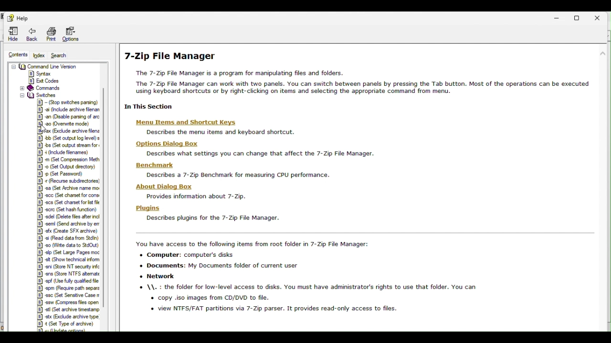 The width and height of the screenshot is (611, 343). I want to click on Minimise , so click(559, 17).